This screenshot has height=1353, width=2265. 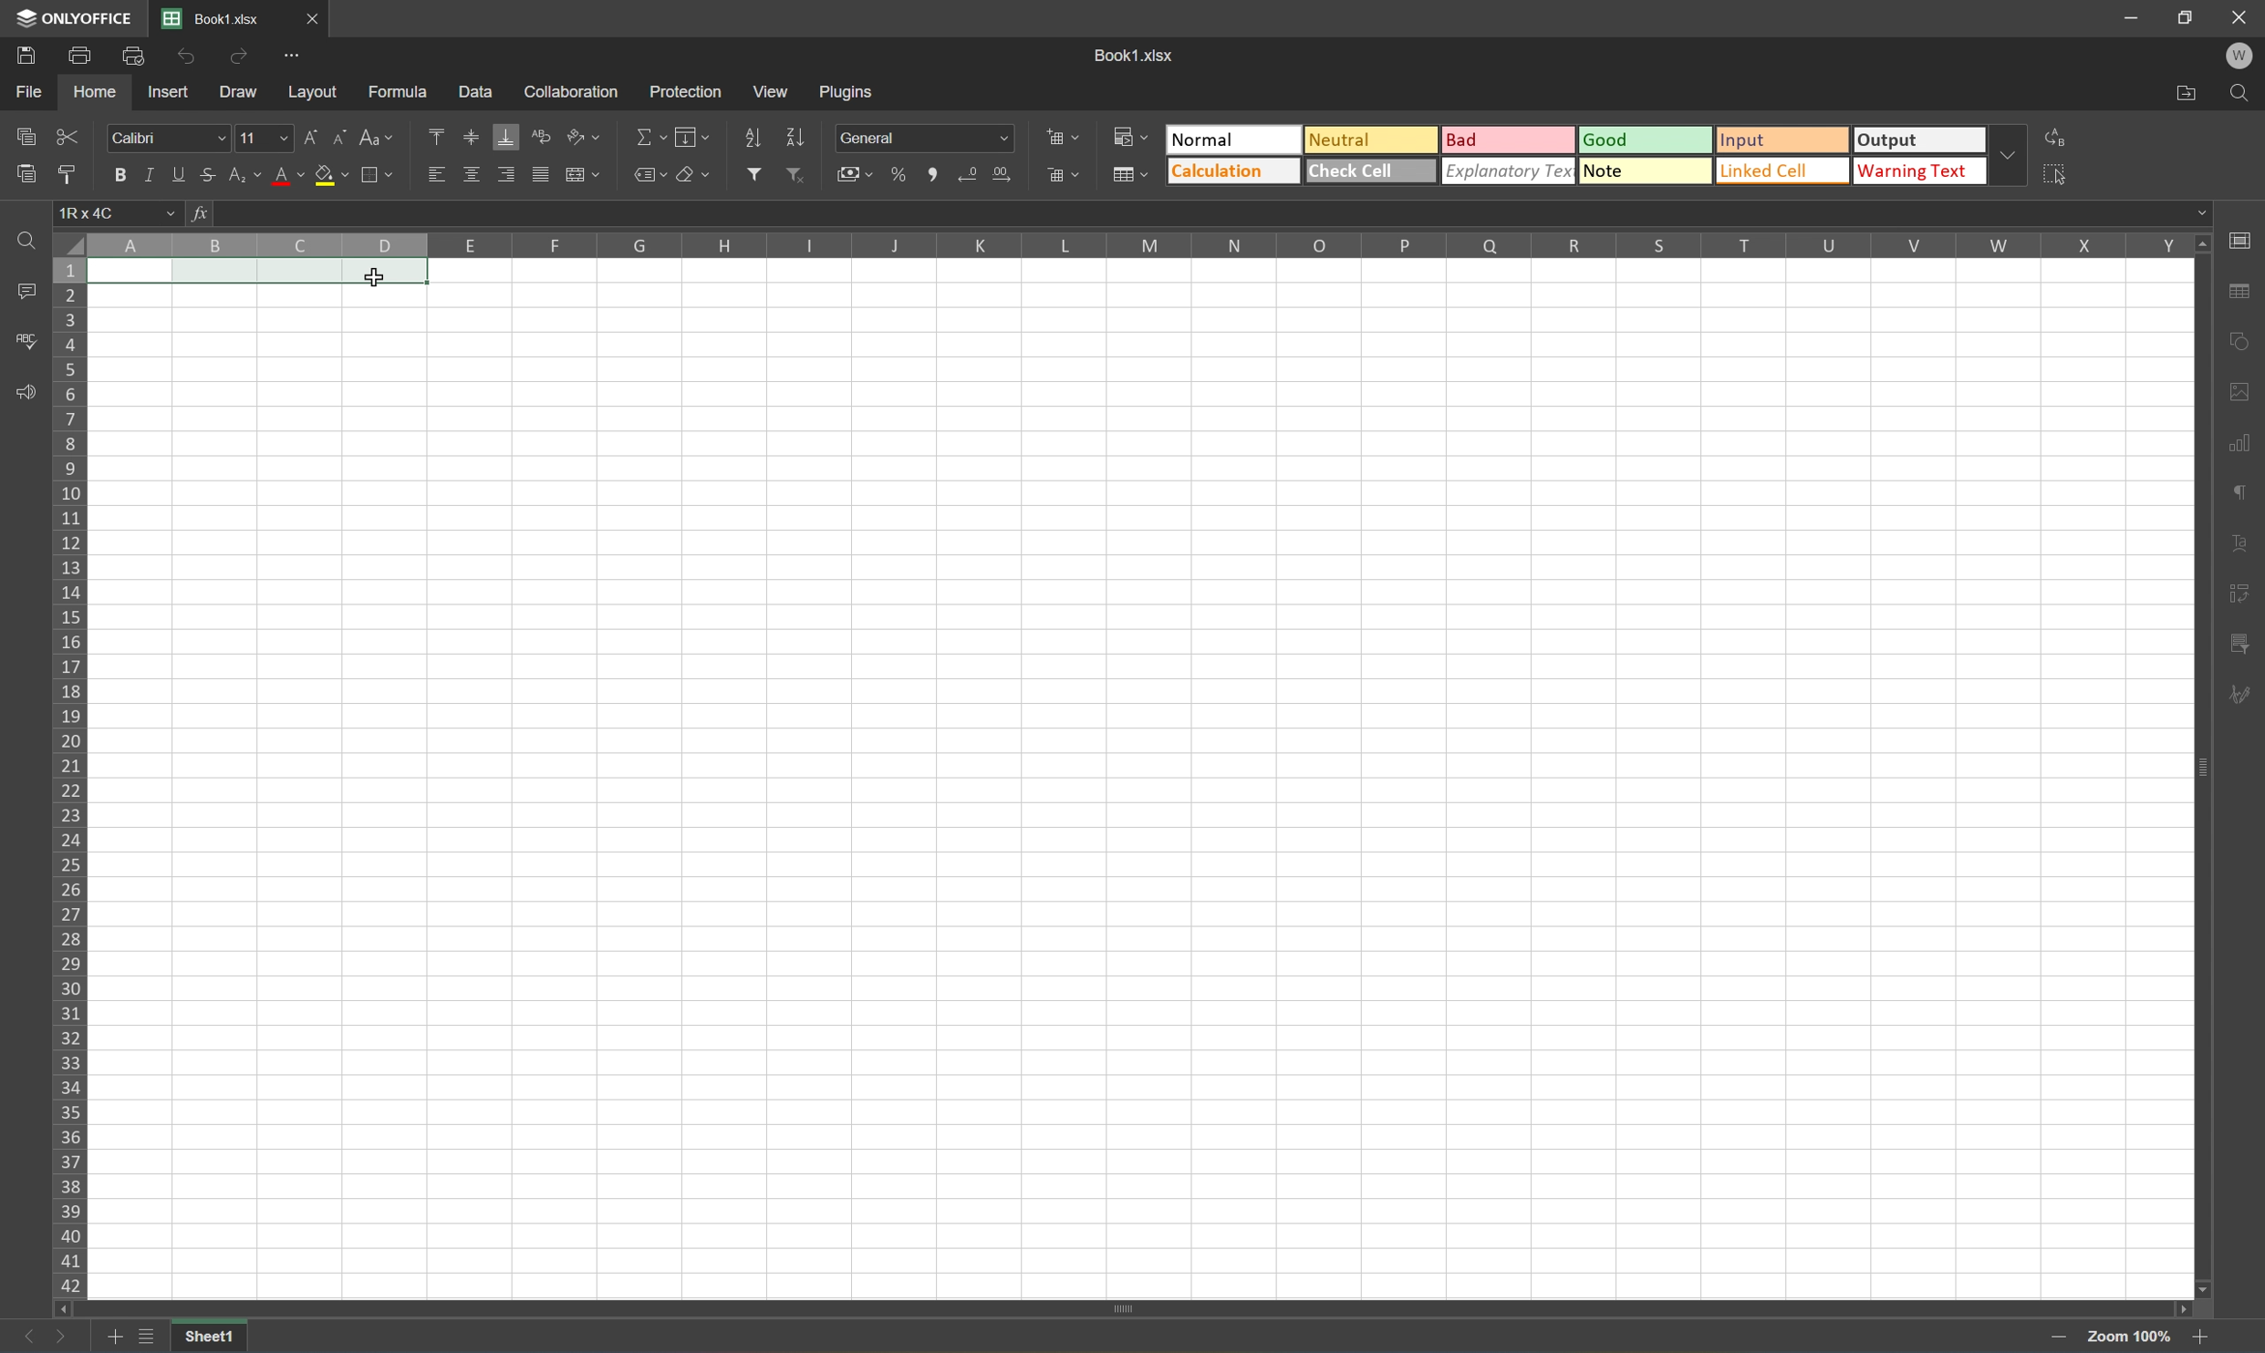 What do you see at coordinates (924, 138) in the screenshot?
I see `Number formal` at bounding box center [924, 138].